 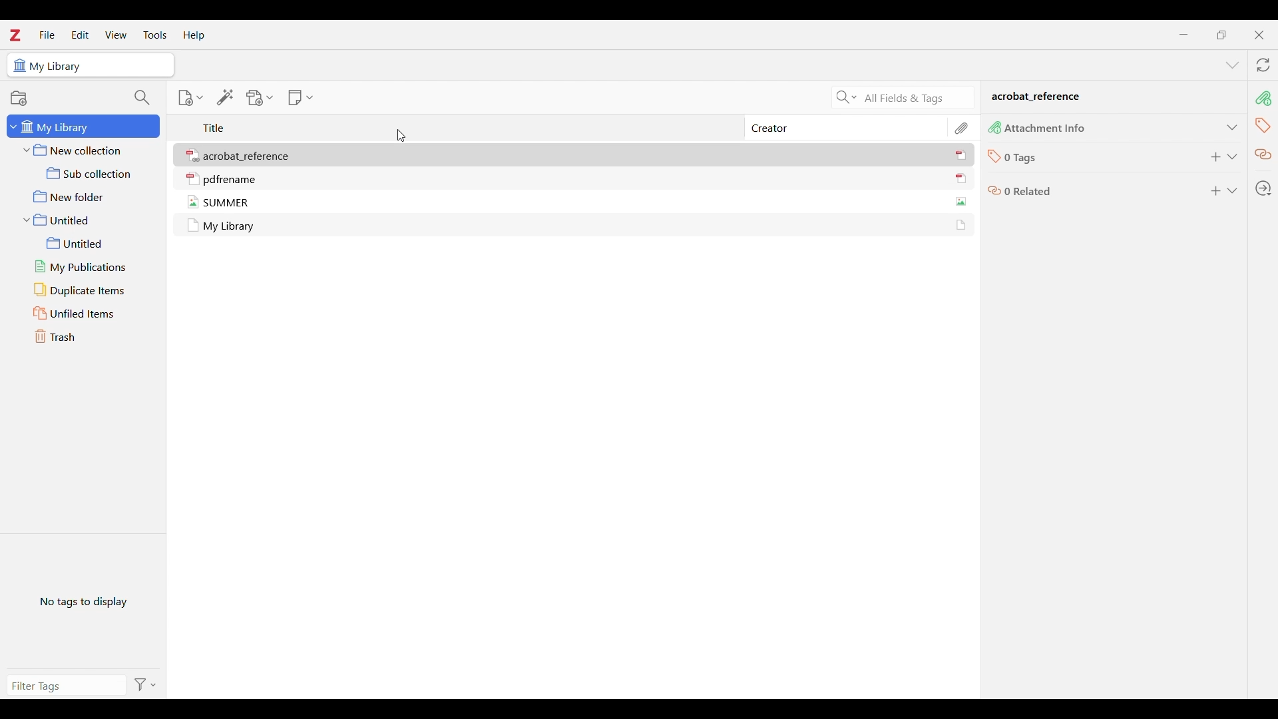 What do you see at coordinates (193, 178) in the screenshot?
I see `icon` at bounding box center [193, 178].